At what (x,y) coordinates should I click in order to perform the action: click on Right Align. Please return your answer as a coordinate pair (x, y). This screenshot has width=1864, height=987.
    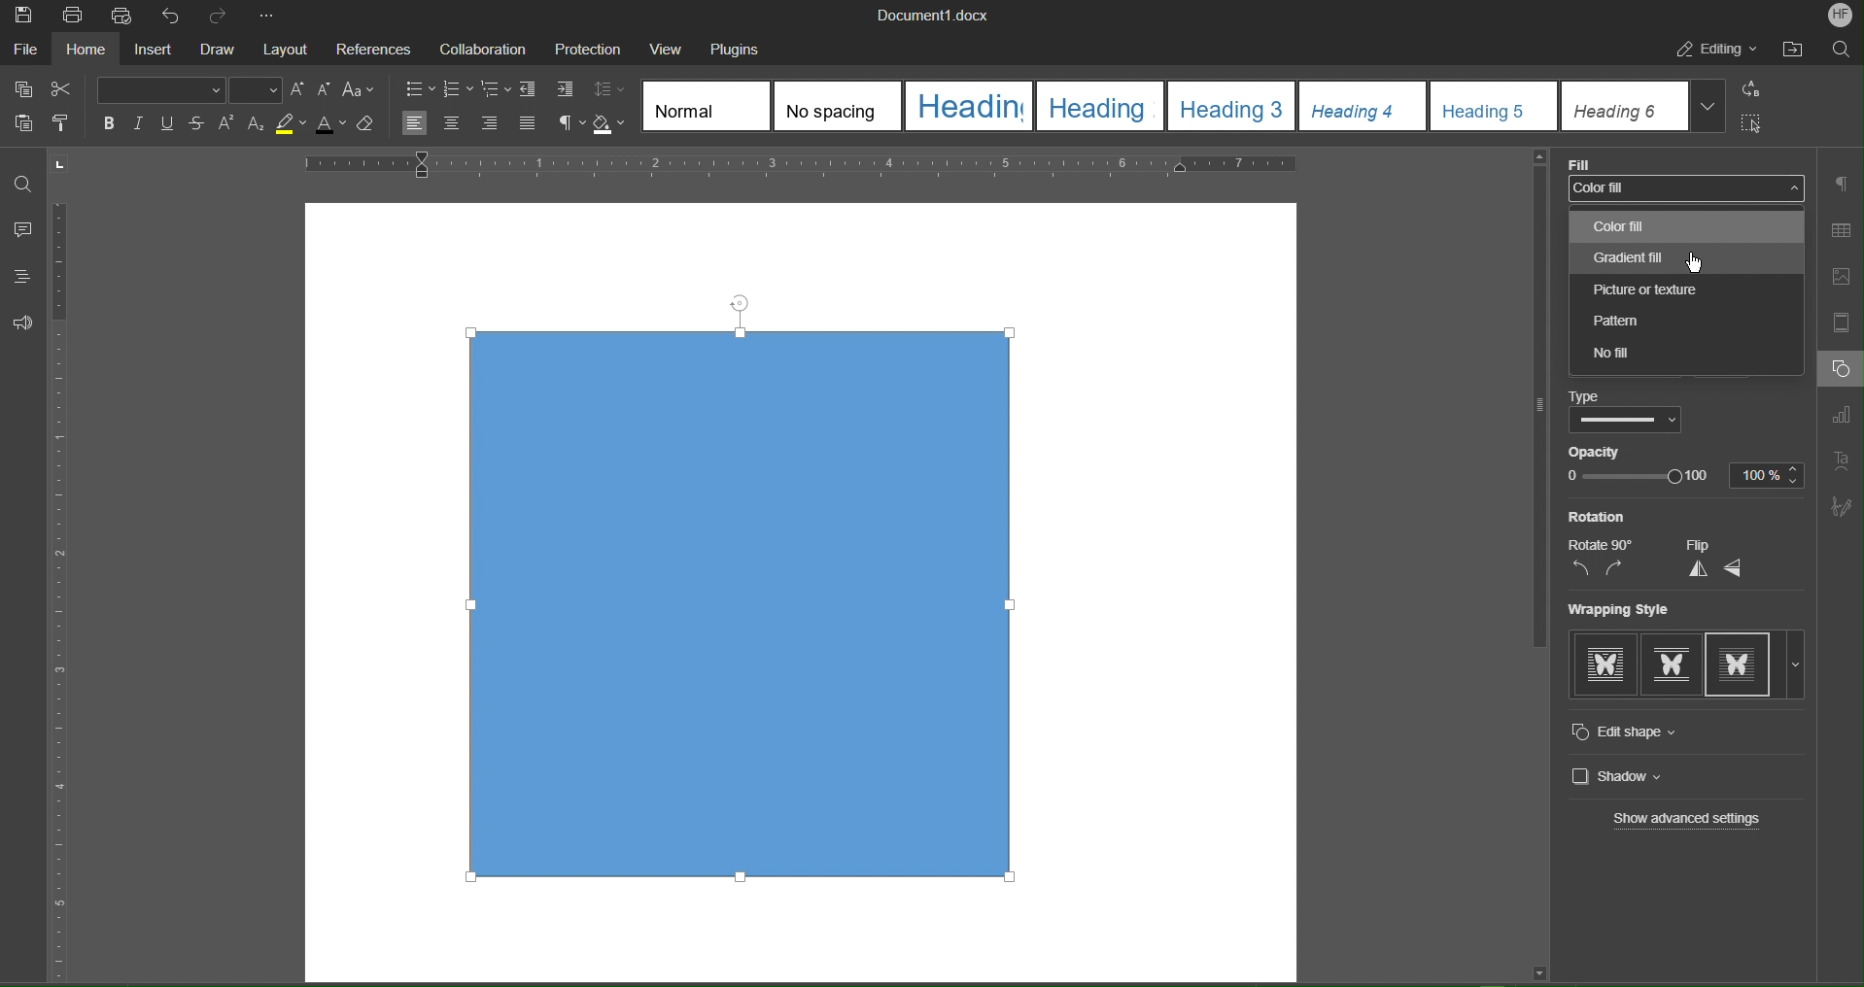
    Looking at the image, I should click on (492, 124).